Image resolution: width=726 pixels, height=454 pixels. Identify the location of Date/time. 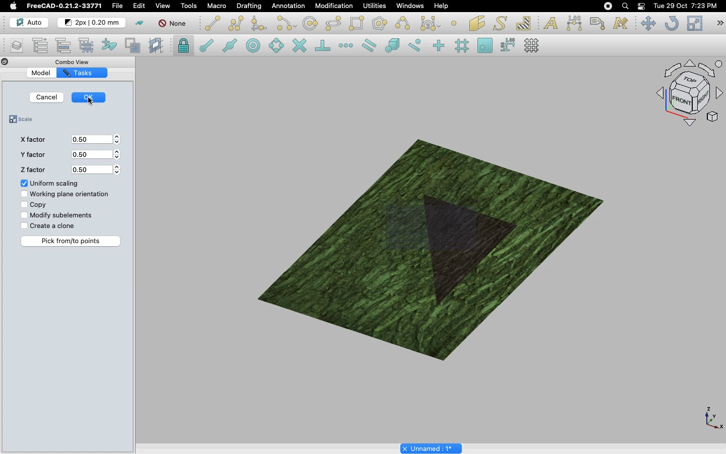
(686, 6).